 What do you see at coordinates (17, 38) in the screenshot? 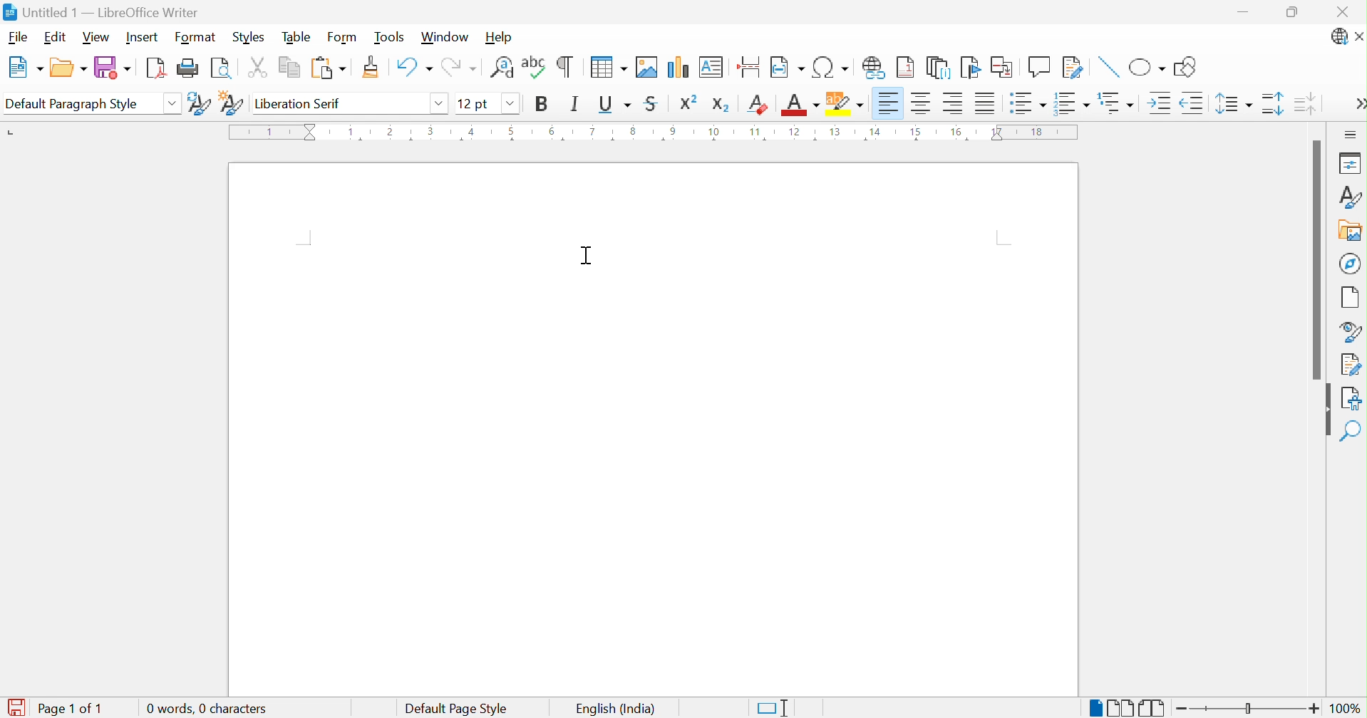
I see `File` at bounding box center [17, 38].